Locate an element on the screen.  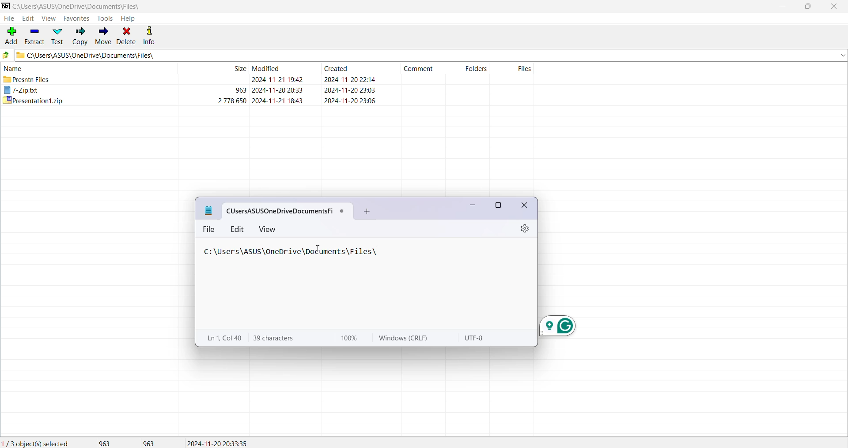
2 778 650 is located at coordinates (232, 100).